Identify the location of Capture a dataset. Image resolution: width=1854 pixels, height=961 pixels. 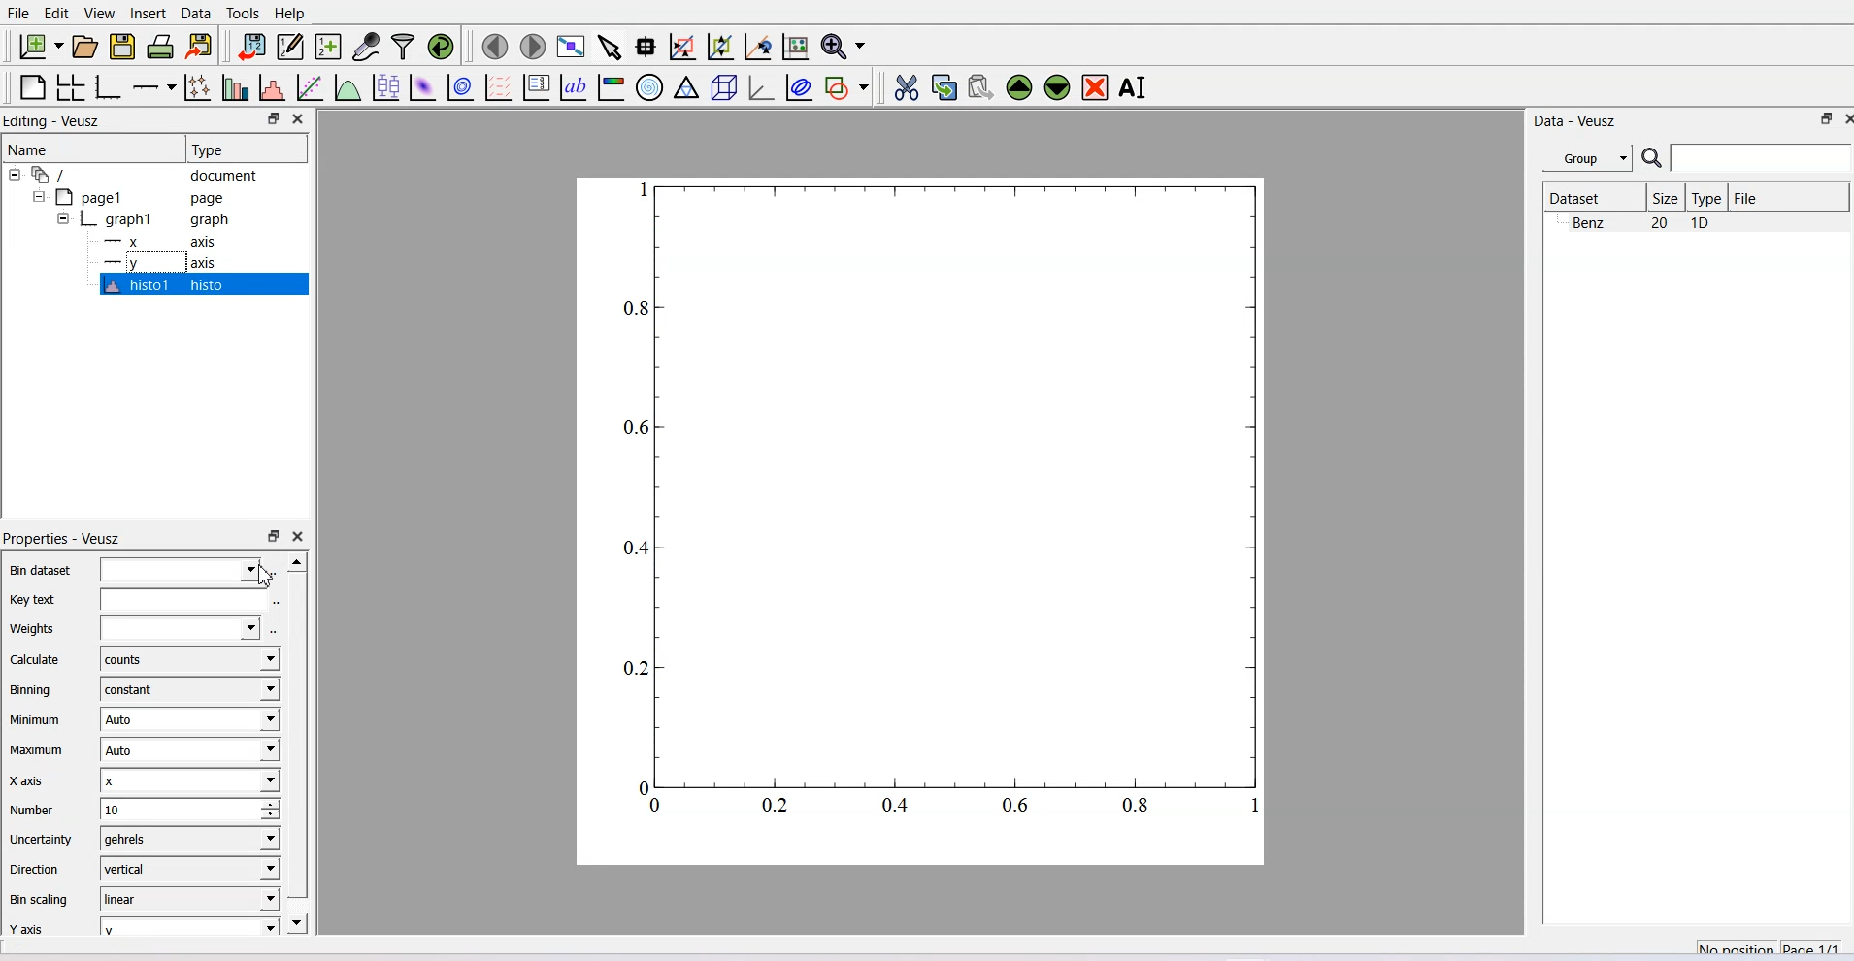
(366, 46).